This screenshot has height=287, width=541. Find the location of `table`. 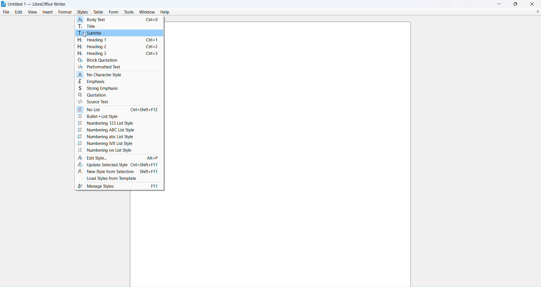

table is located at coordinates (99, 12).